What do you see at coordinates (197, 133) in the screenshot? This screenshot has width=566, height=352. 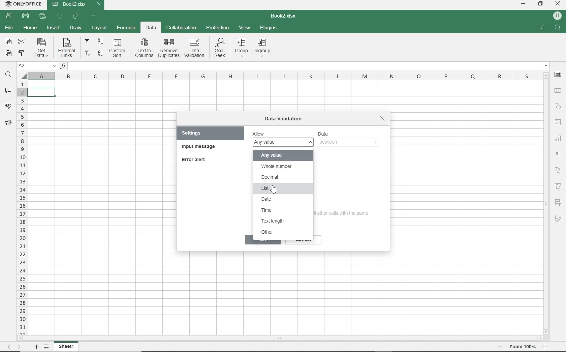 I see `settings` at bounding box center [197, 133].